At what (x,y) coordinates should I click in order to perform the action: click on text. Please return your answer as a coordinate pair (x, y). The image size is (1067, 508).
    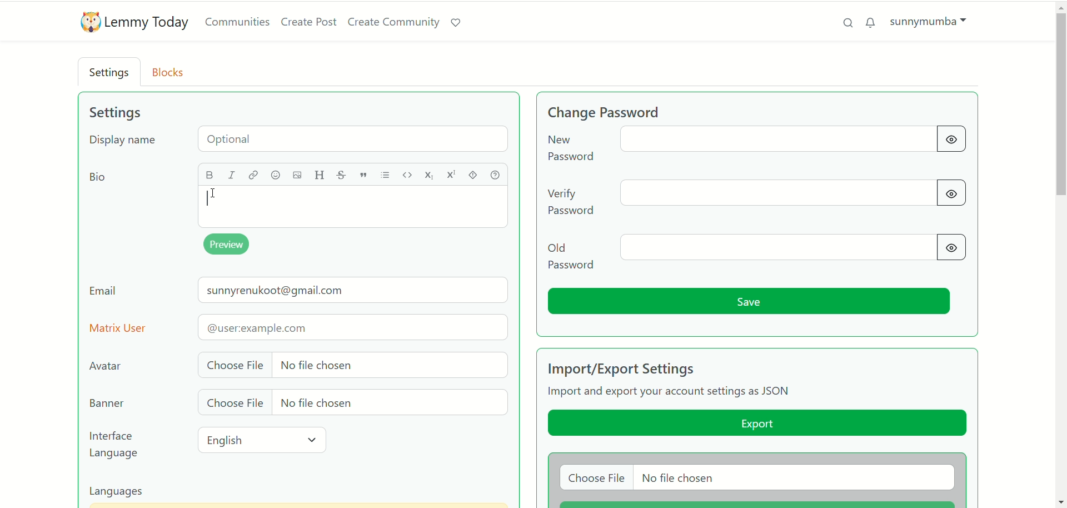
    Looking at the image, I should click on (672, 393).